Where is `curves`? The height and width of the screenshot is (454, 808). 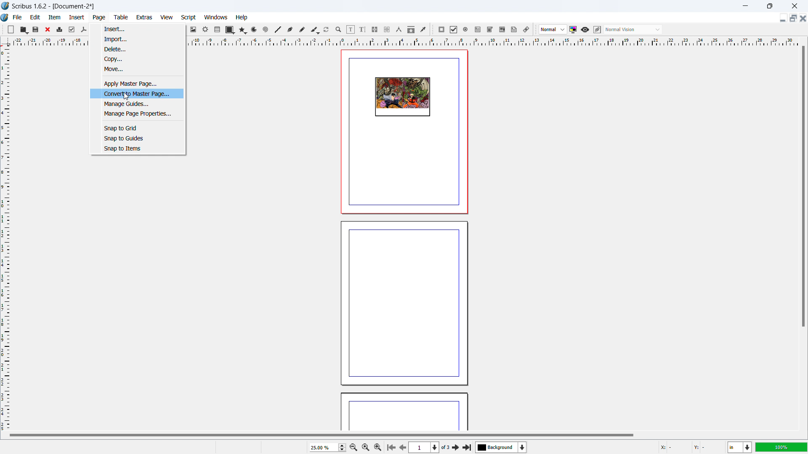 curves is located at coordinates (255, 30).